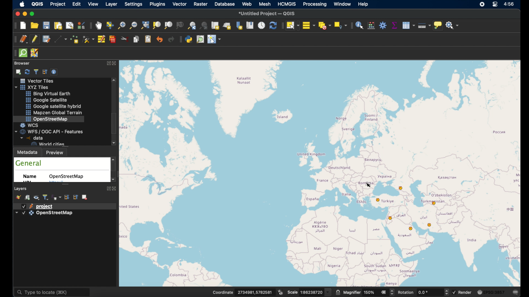  I want to click on xyzzy tiles, so click(34, 87).